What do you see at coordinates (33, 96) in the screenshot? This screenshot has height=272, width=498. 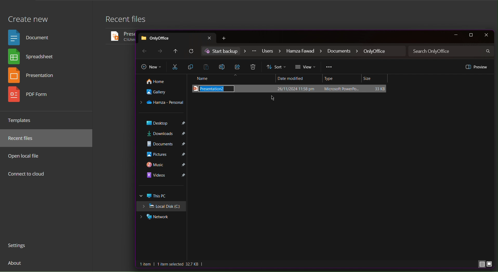 I see `PDF Form` at bounding box center [33, 96].